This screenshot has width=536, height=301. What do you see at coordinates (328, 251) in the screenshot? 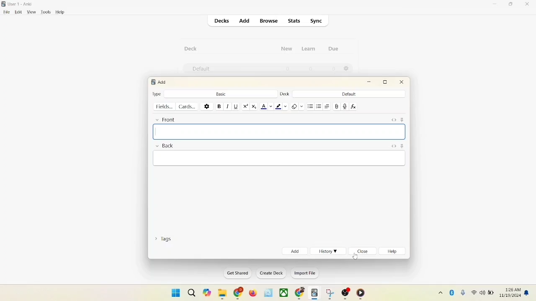
I see `history` at bounding box center [328, 251].